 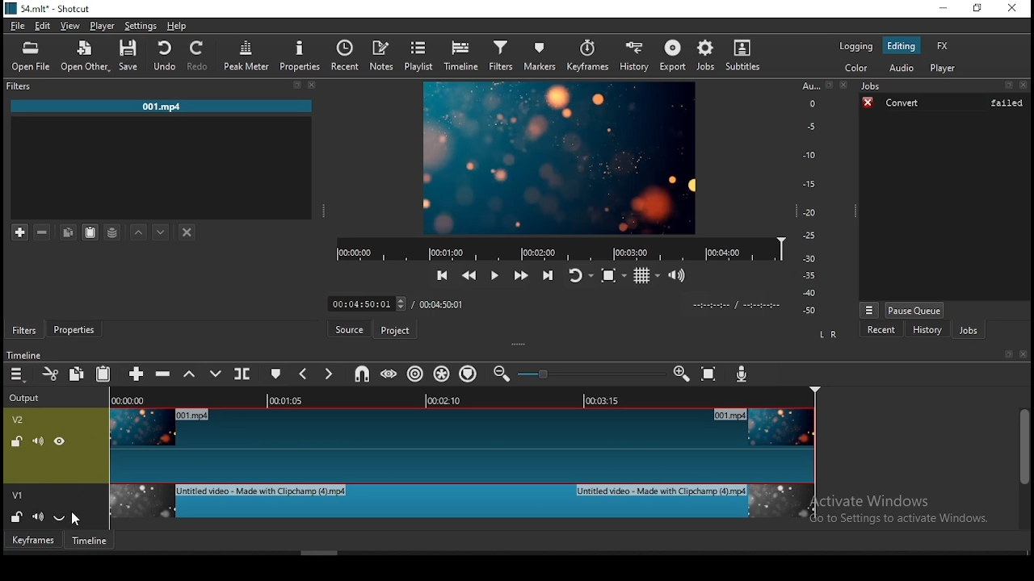 What do you see at coordinates (1010, 354) in the screenshot?
I see `bookmark` at bounding box center [1010, 354].